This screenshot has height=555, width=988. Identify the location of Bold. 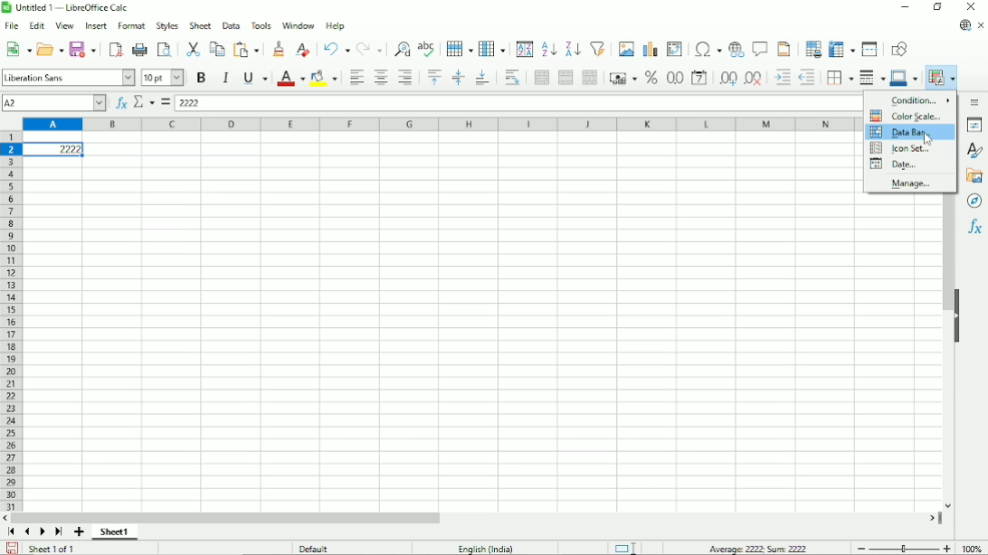
(202, 78).